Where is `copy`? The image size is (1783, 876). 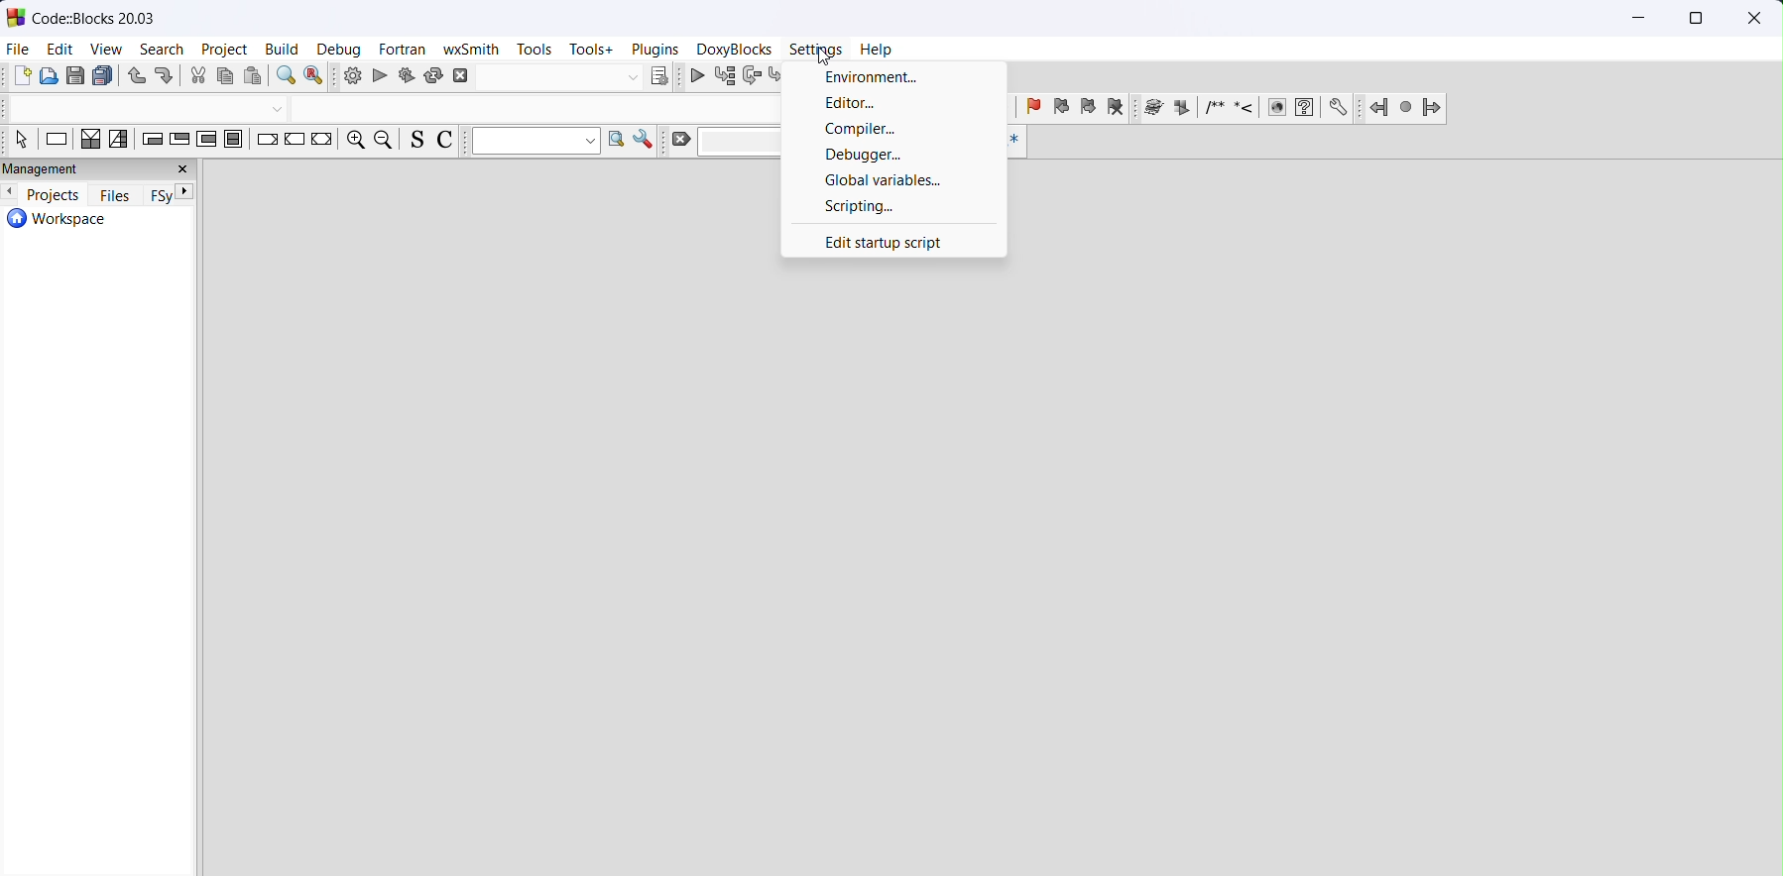 copy is located at coordinates (227, 77).